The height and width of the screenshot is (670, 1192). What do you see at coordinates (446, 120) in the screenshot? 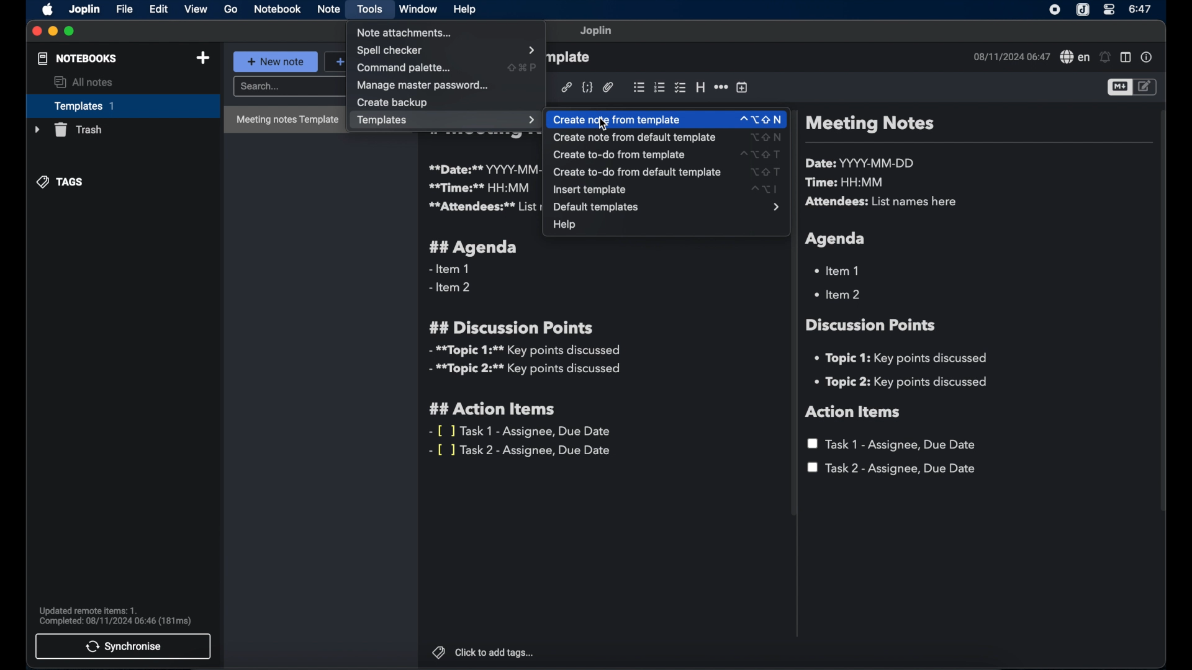
I see `templates menu` at bounding box center [446, 120].